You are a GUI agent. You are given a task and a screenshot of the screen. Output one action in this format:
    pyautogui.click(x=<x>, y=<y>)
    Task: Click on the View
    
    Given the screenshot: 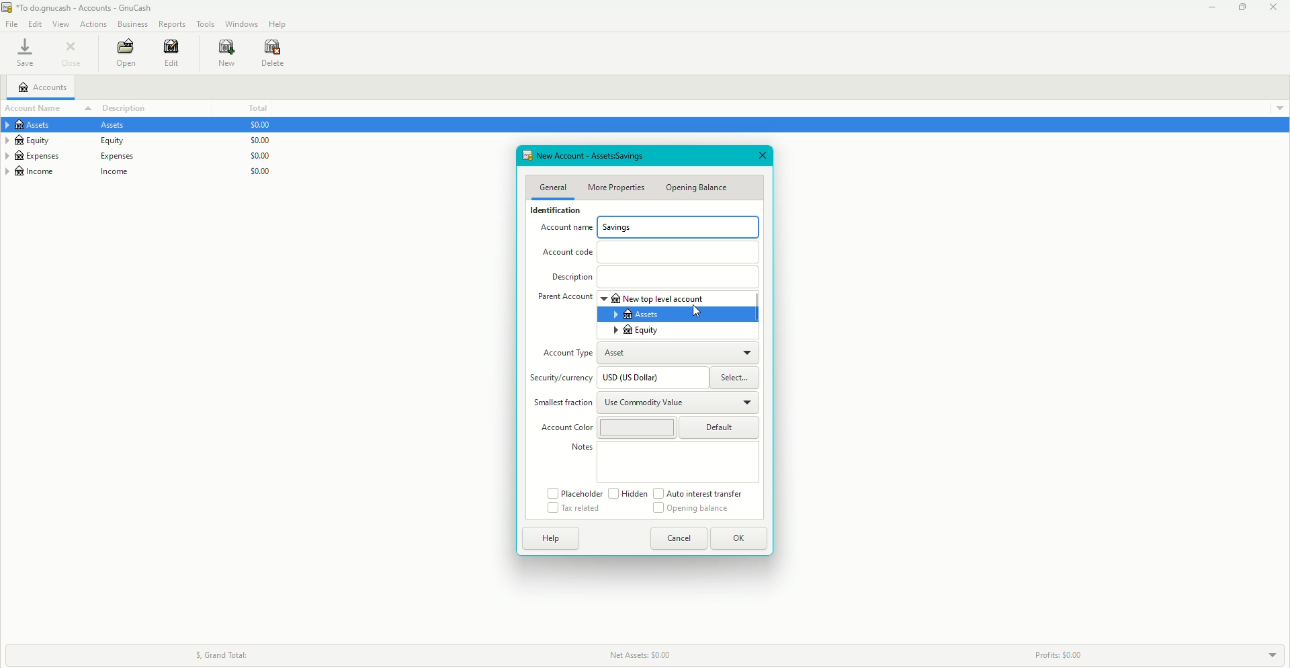 What is the action you would take?
    pyautogui.click(x=62, y=24)
    